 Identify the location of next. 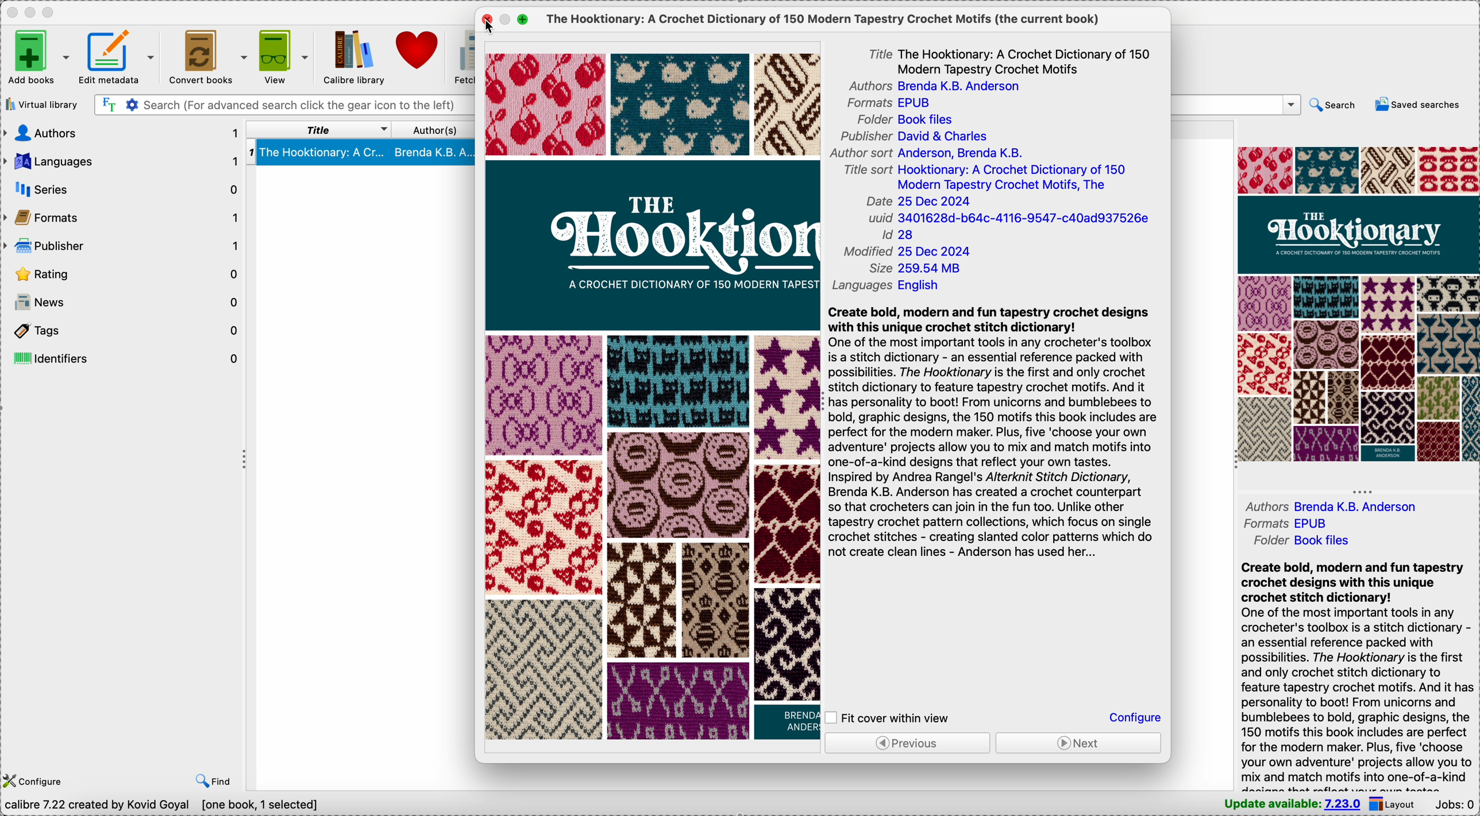
(1081, 744).